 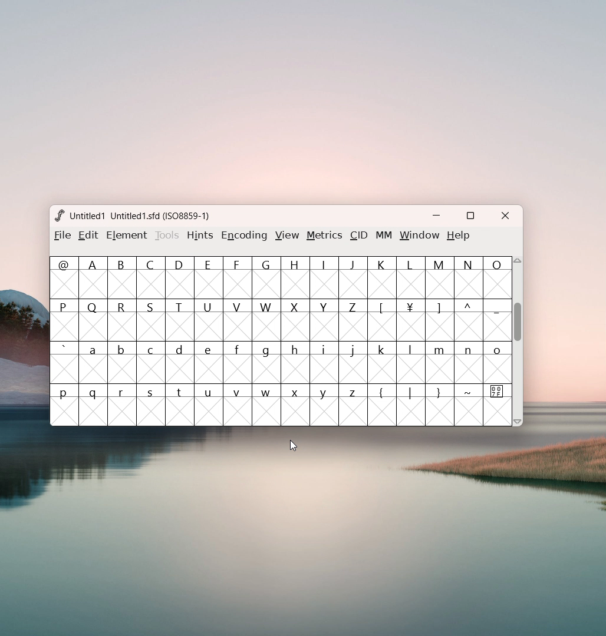 I want to click on logo, so click(x=58, y=216).